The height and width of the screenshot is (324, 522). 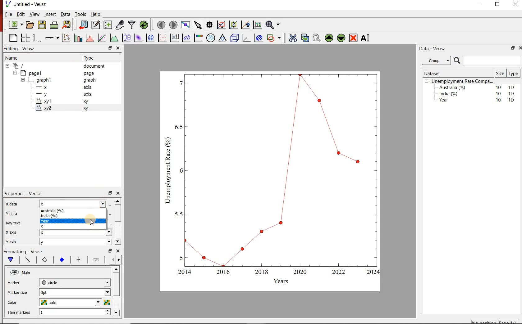 I want to click on add a shapes, so click(x=274, y=38).